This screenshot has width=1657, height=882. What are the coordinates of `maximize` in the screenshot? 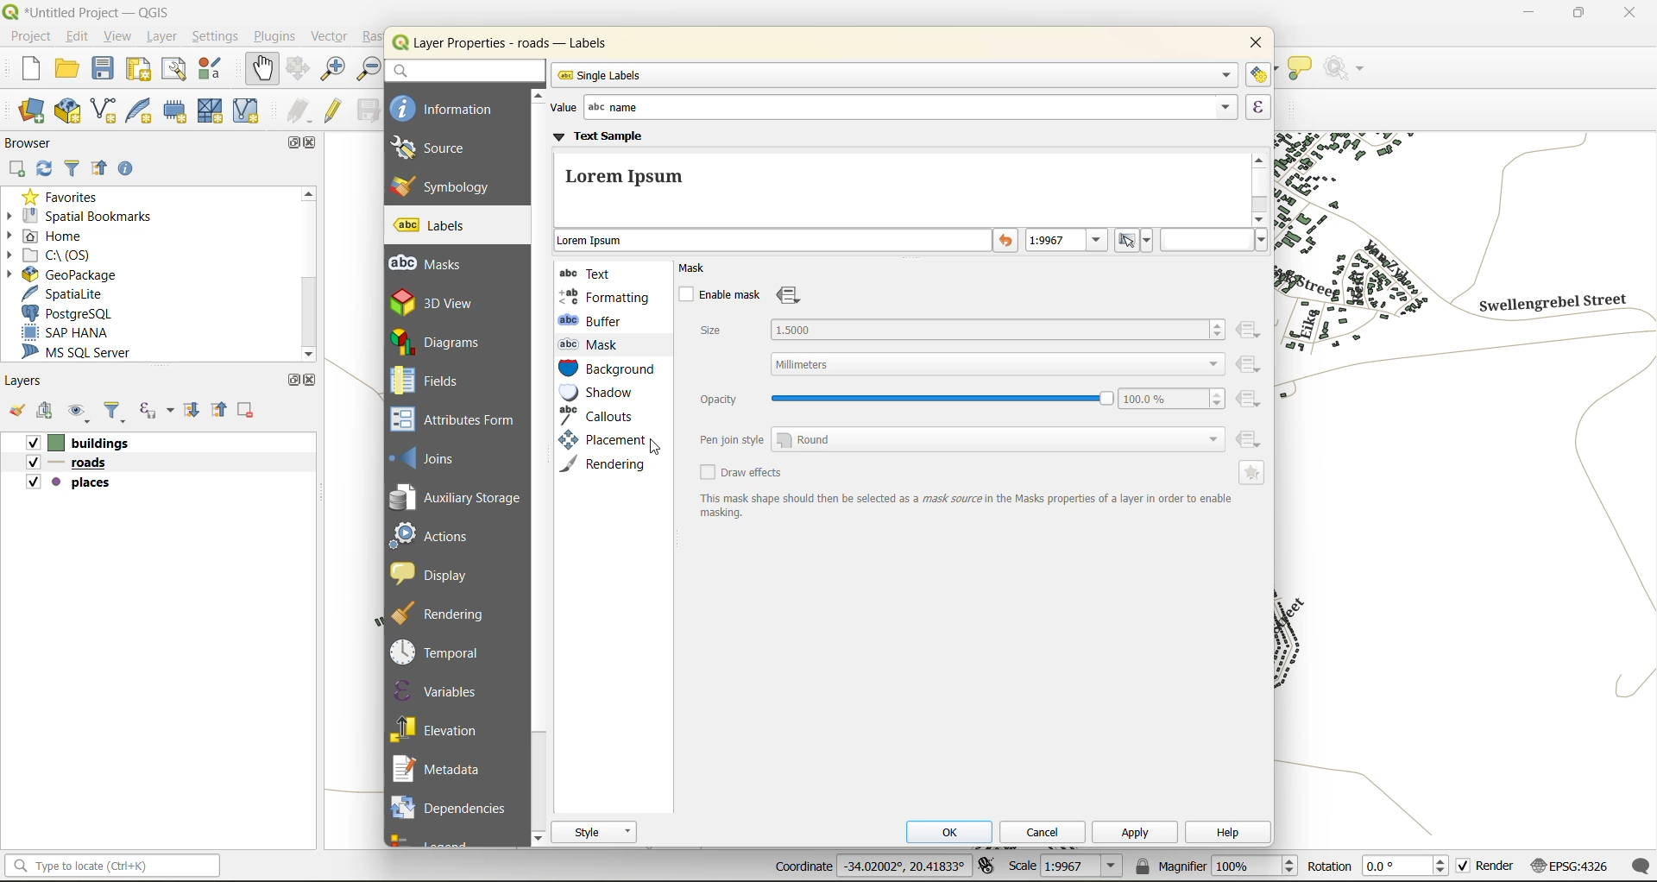 It's located at (295, 145).